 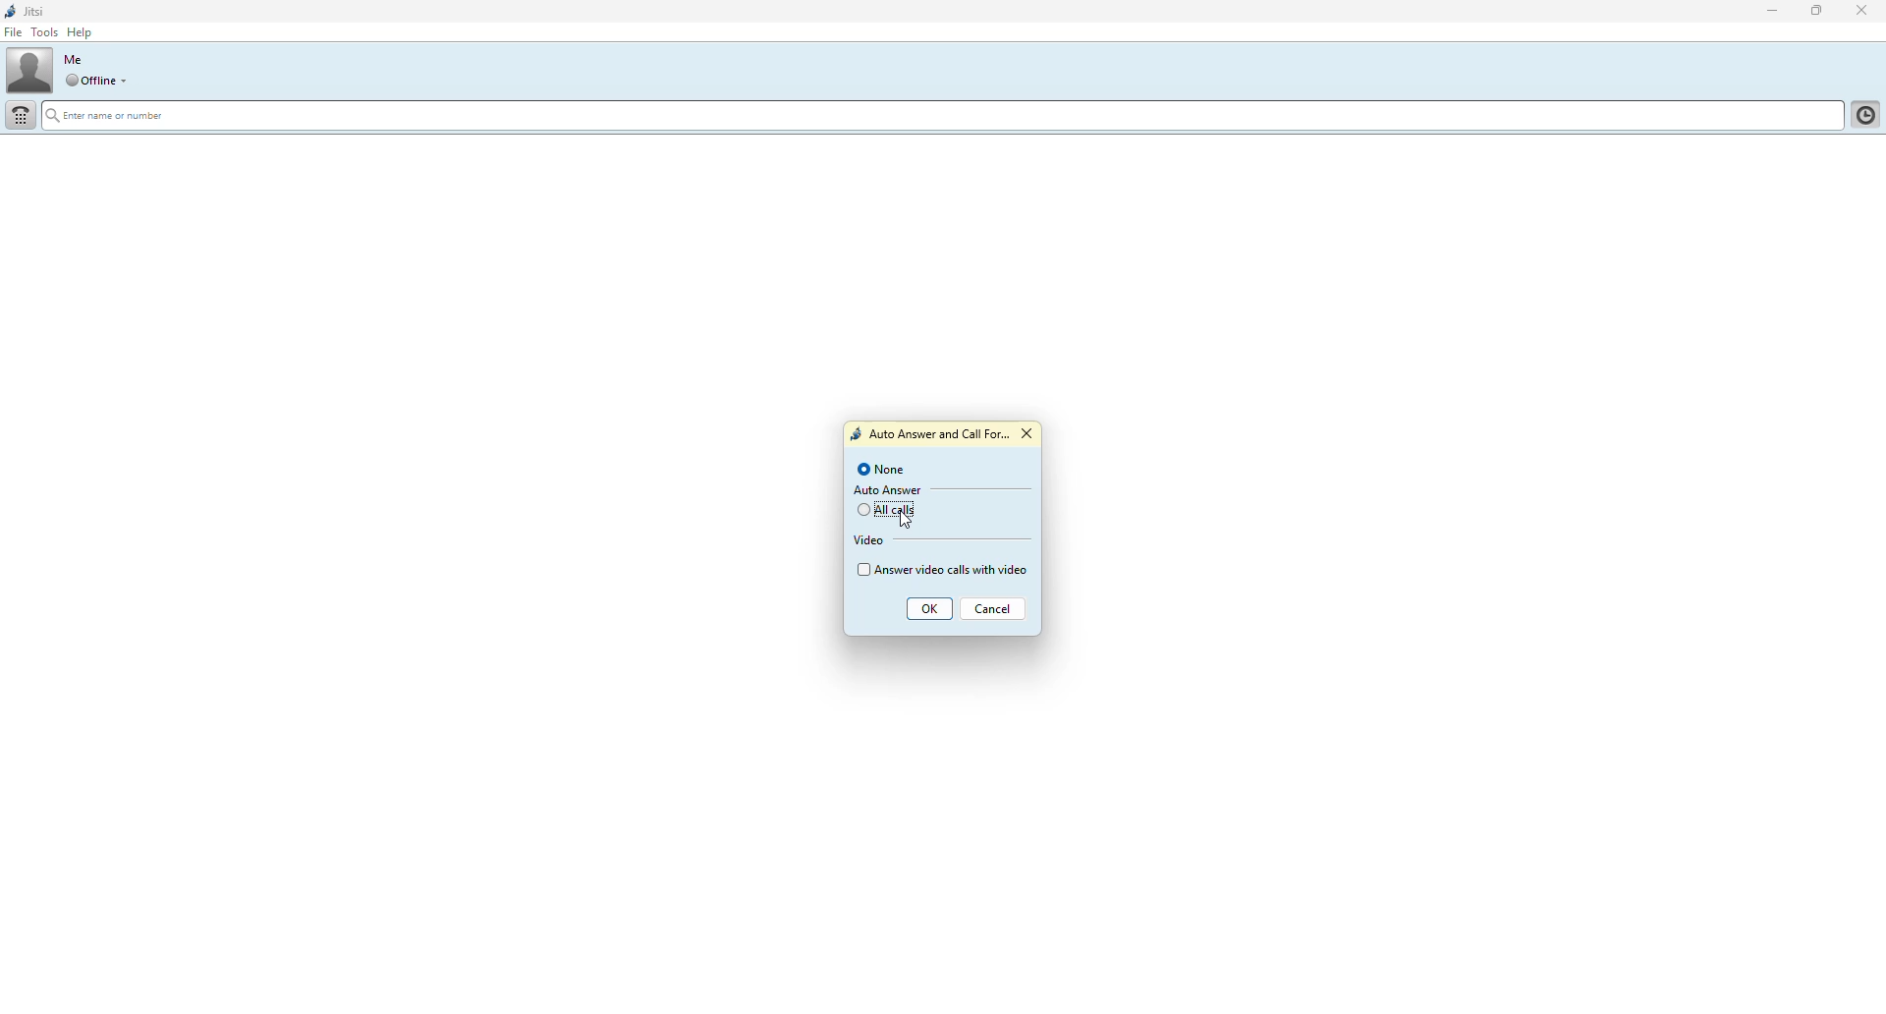 What do you see at coordinates (1812, 13) in the screenshot?
I see `maximize` at bounding box center [1812, 13].